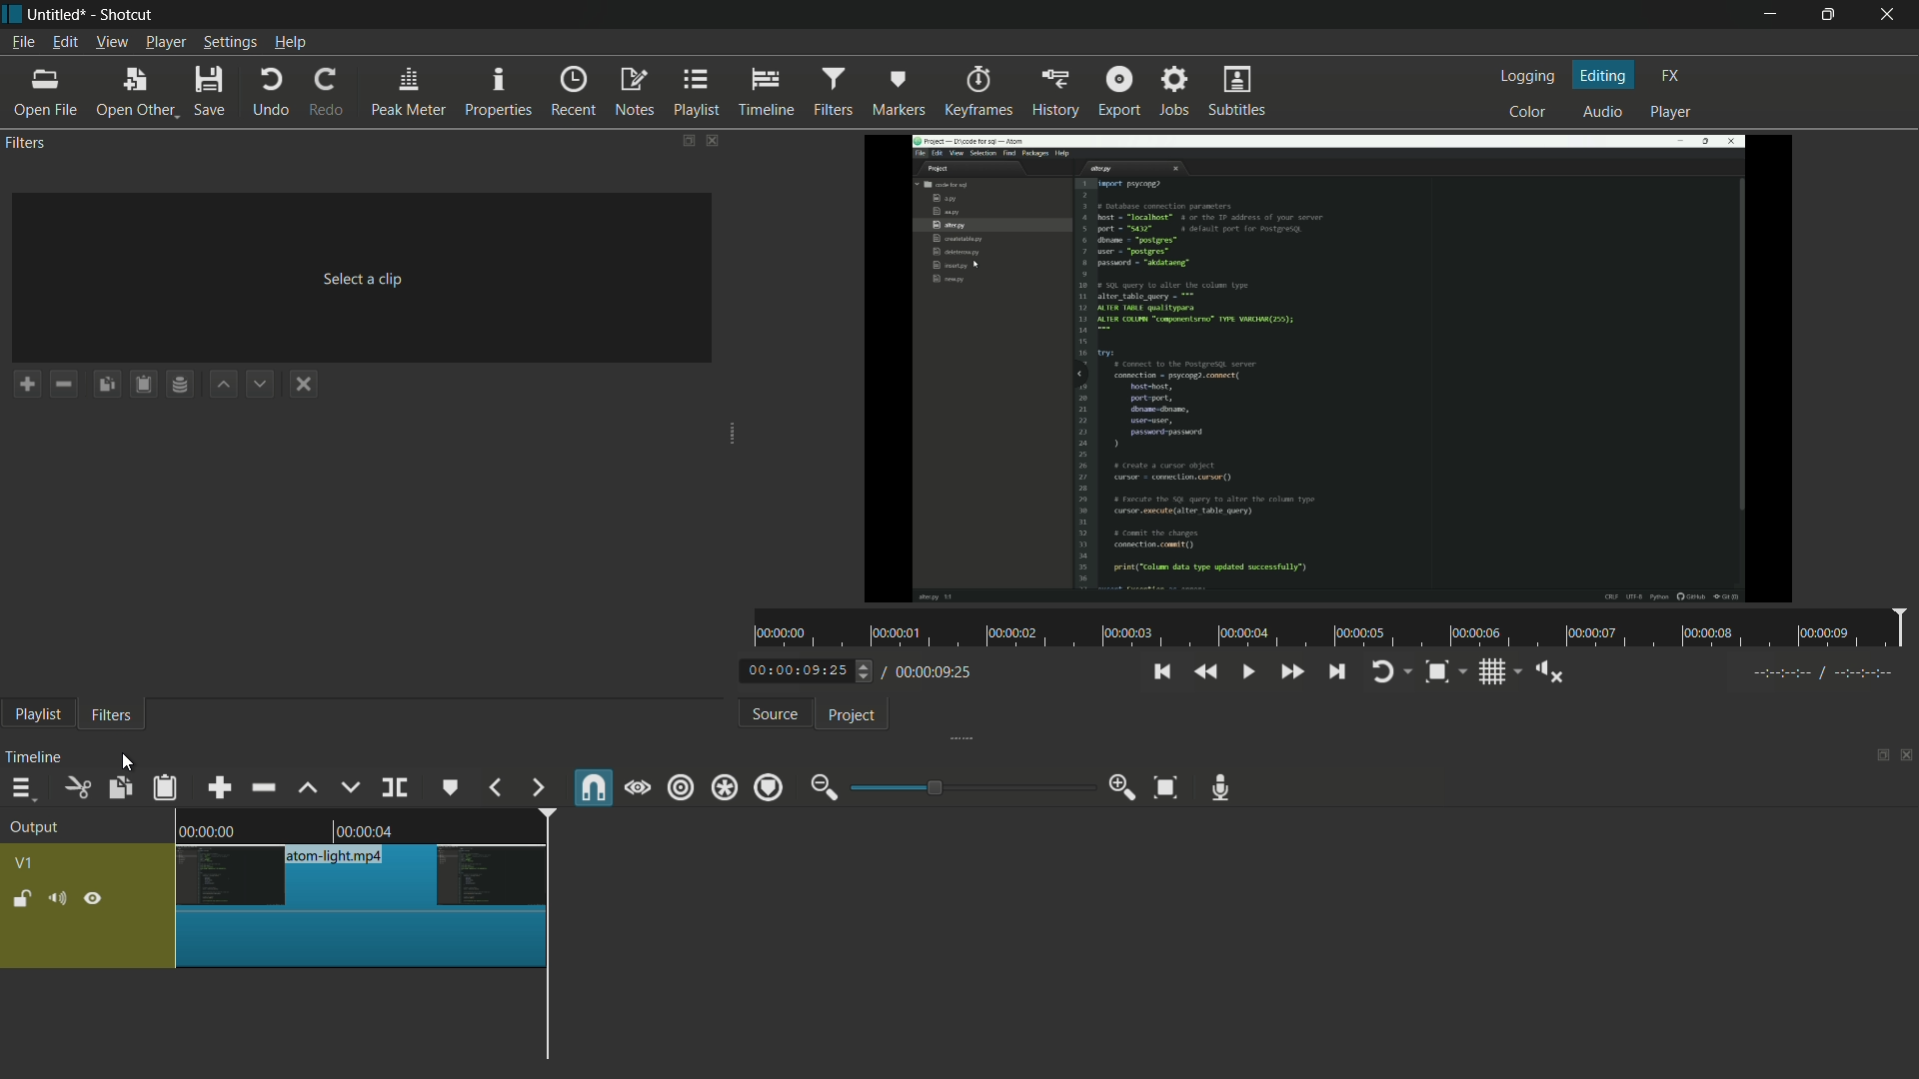  Describe the element at coordinates (1245, 669) in the screenshot. I see `toggle play or pause` at that location.